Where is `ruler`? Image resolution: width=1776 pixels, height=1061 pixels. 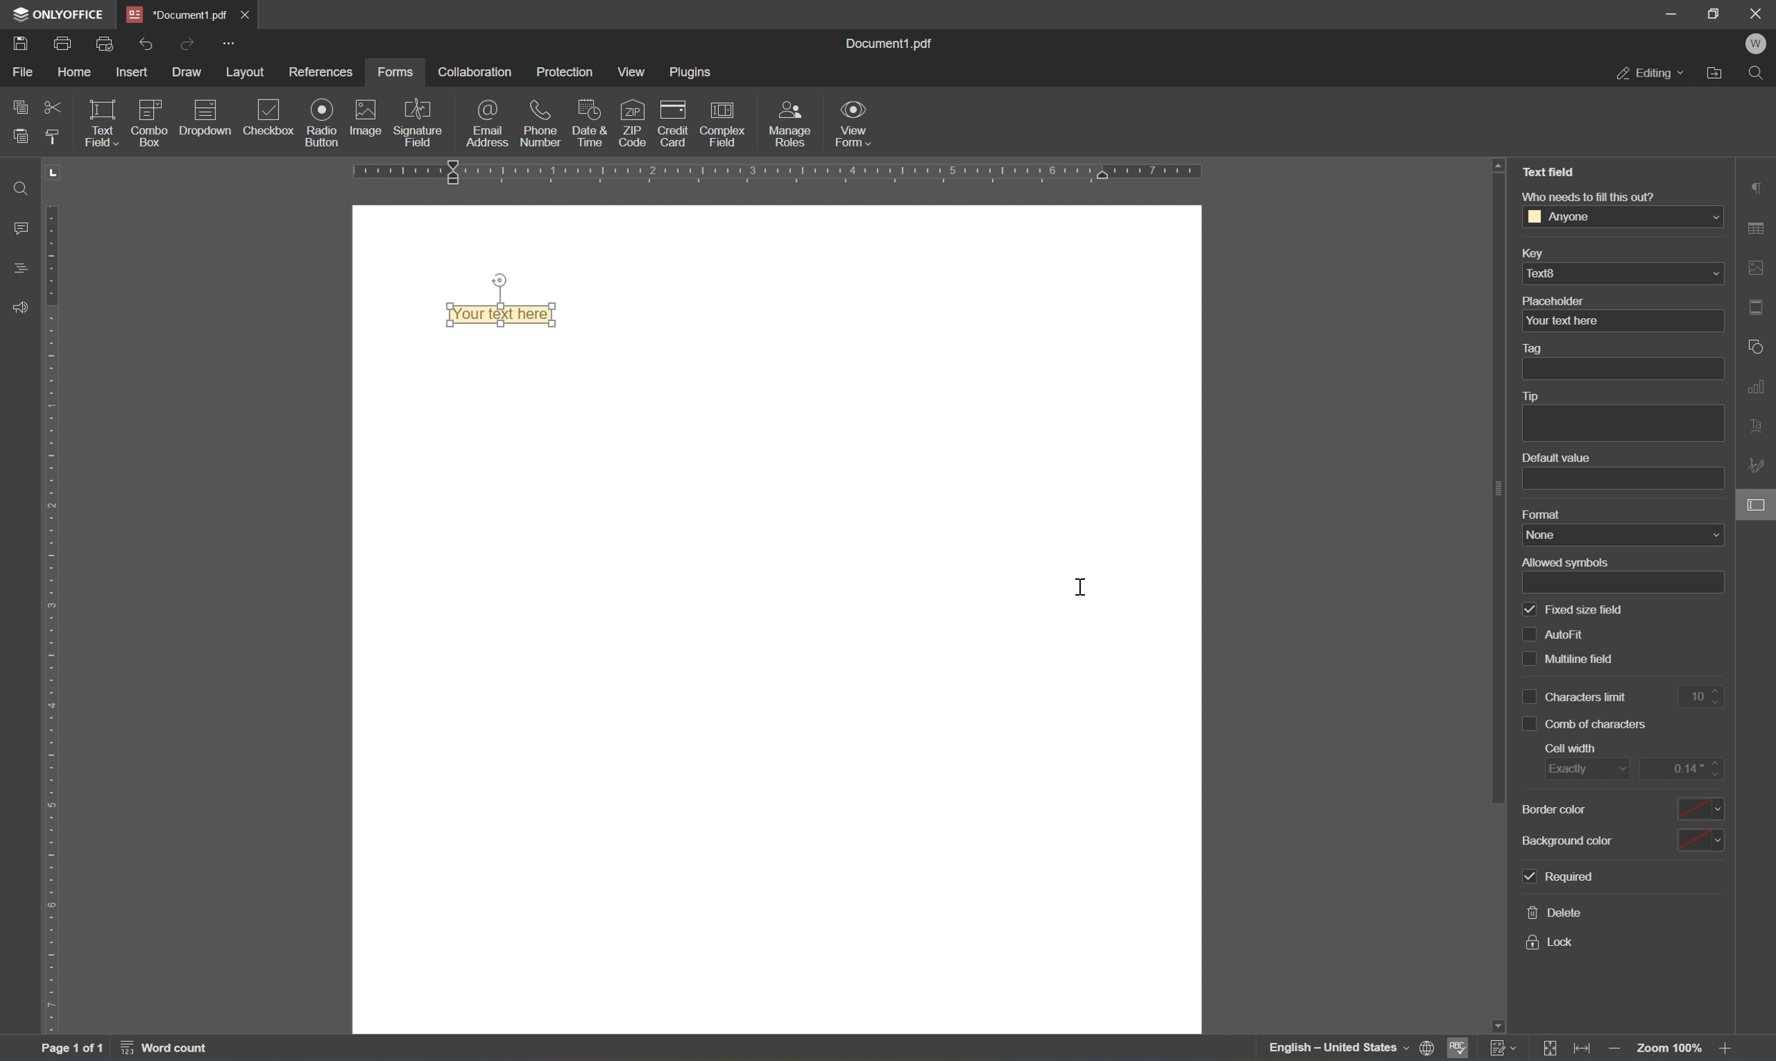 ruler is located at coordinates (770, 173).